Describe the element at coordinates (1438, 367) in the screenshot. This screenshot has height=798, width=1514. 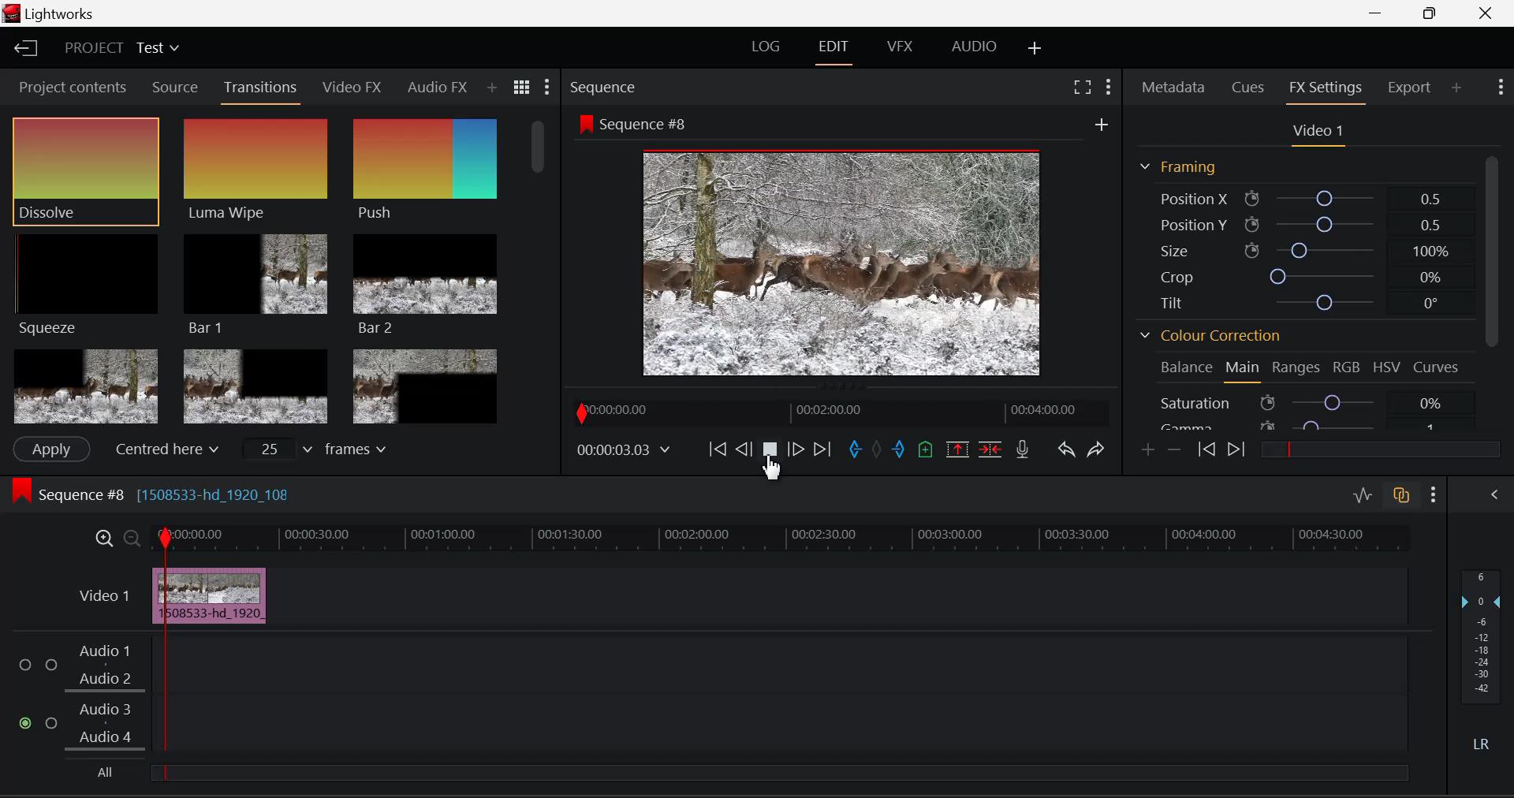
I see `Curves` at that location.